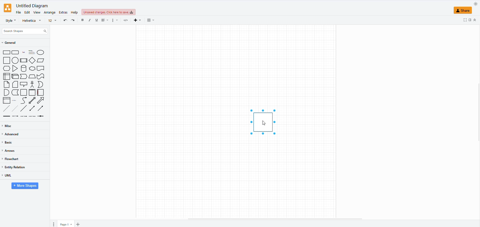 The width and height of the screenshot is (480, 227). What do you see at coordinates (54, 224) in the screenshot?
I see `pages` at bounding box center [54, 224].